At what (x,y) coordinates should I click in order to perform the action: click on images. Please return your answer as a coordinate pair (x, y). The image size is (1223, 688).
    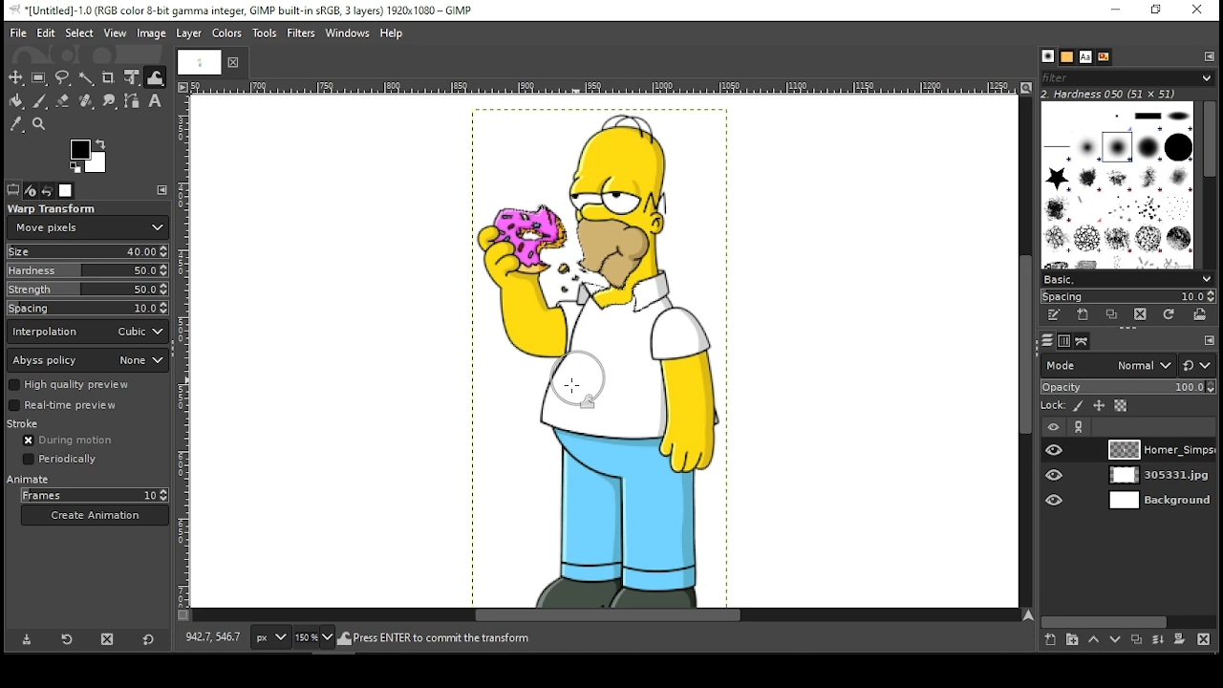
    Looking at the image, I should click on (65, 191).